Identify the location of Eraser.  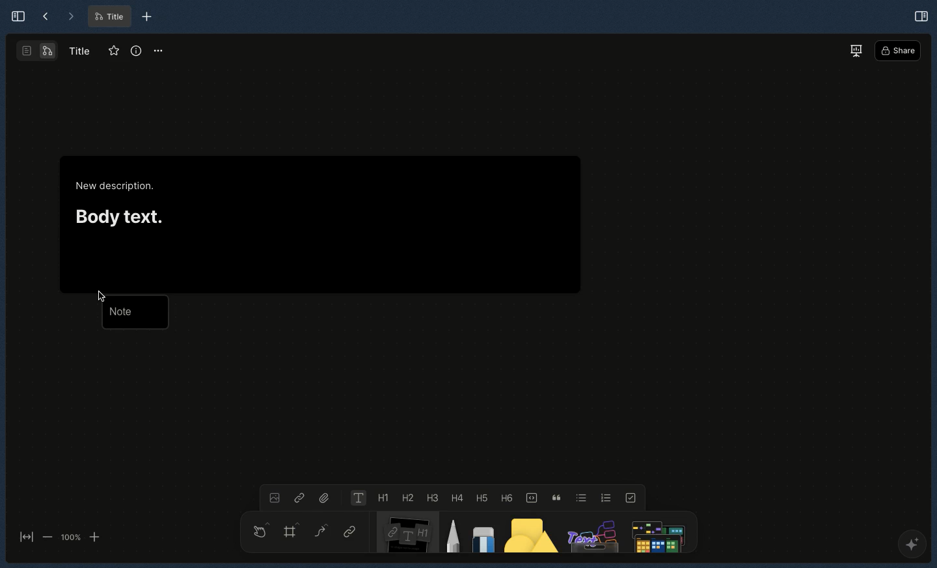
(482, 536).